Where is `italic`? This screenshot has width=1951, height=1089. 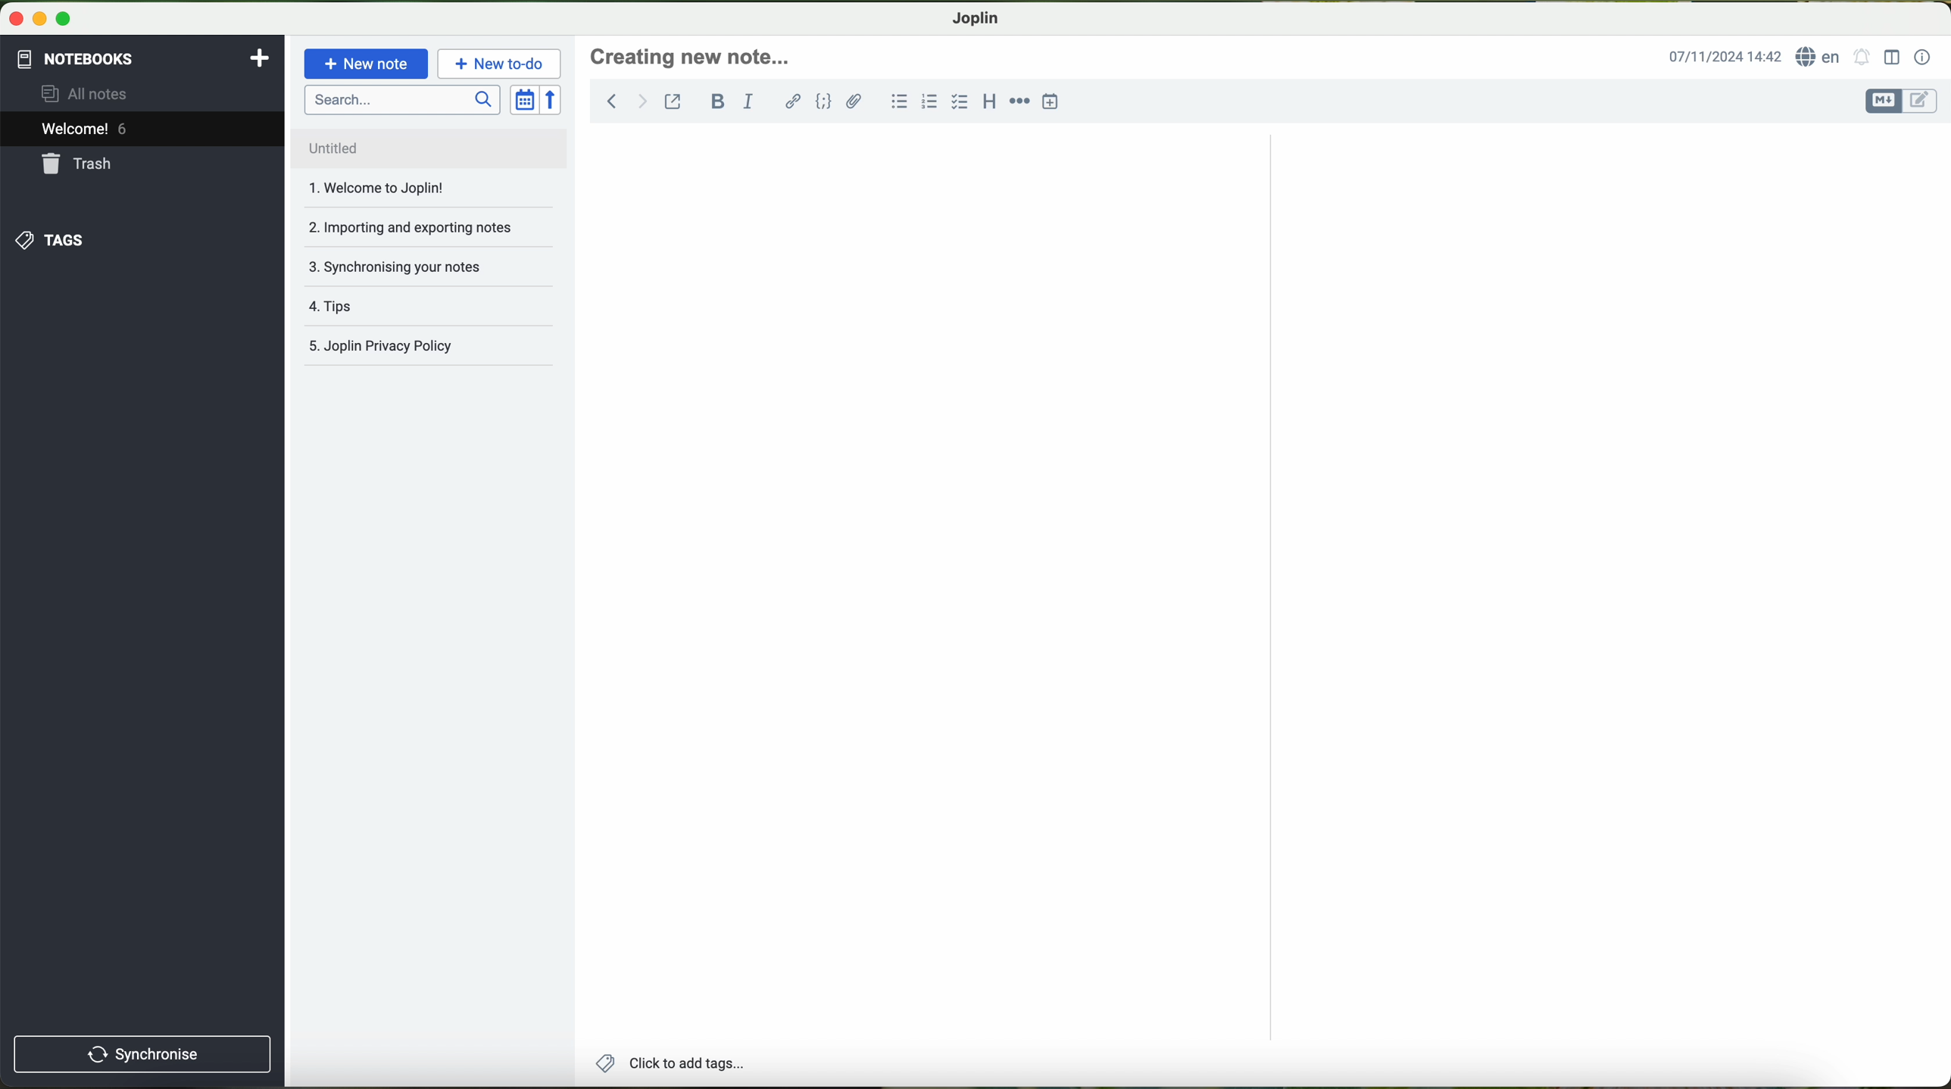
italic is located at coordinates (752, 101).